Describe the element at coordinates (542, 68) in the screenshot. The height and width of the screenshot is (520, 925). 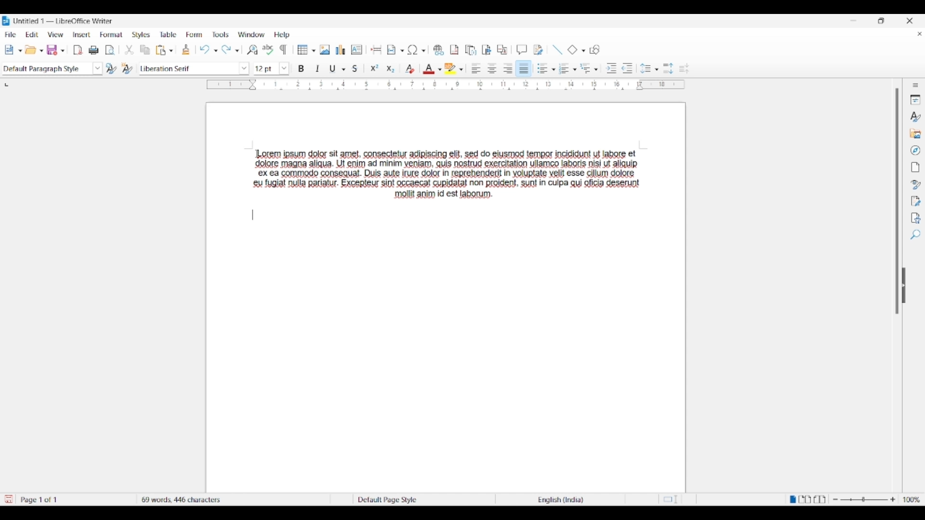
I see `Toggle unordered list` at that location.